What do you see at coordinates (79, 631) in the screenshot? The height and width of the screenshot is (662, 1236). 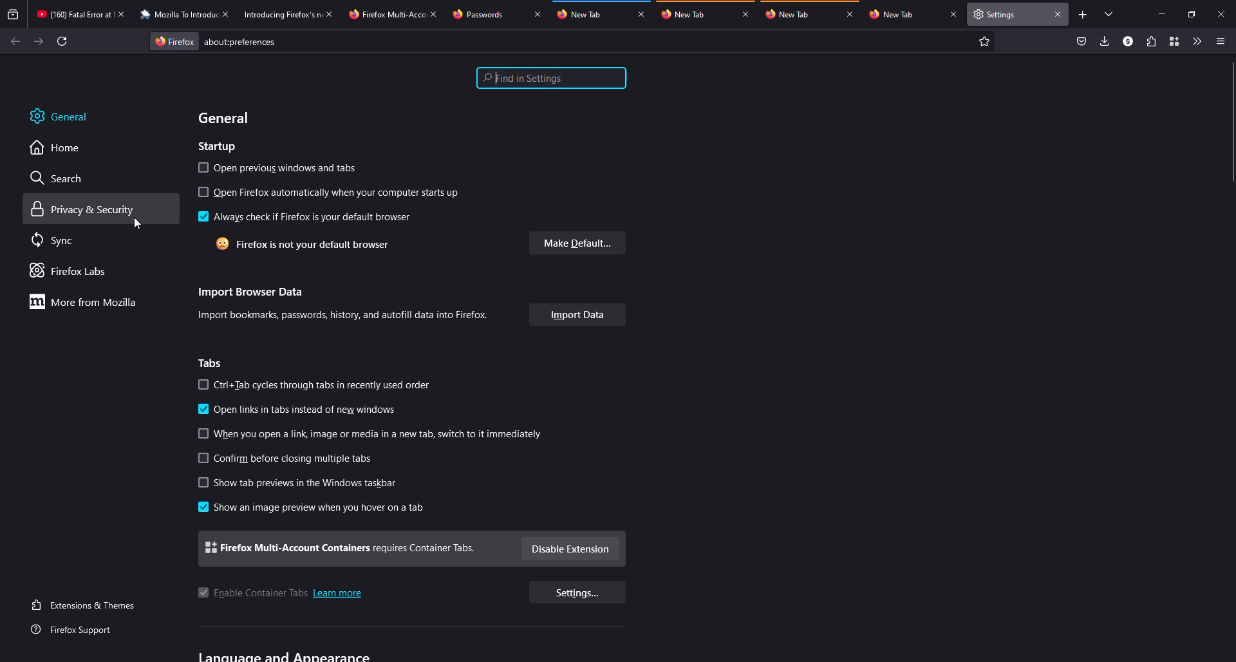 I see `support` at bounding box center [79, 631].